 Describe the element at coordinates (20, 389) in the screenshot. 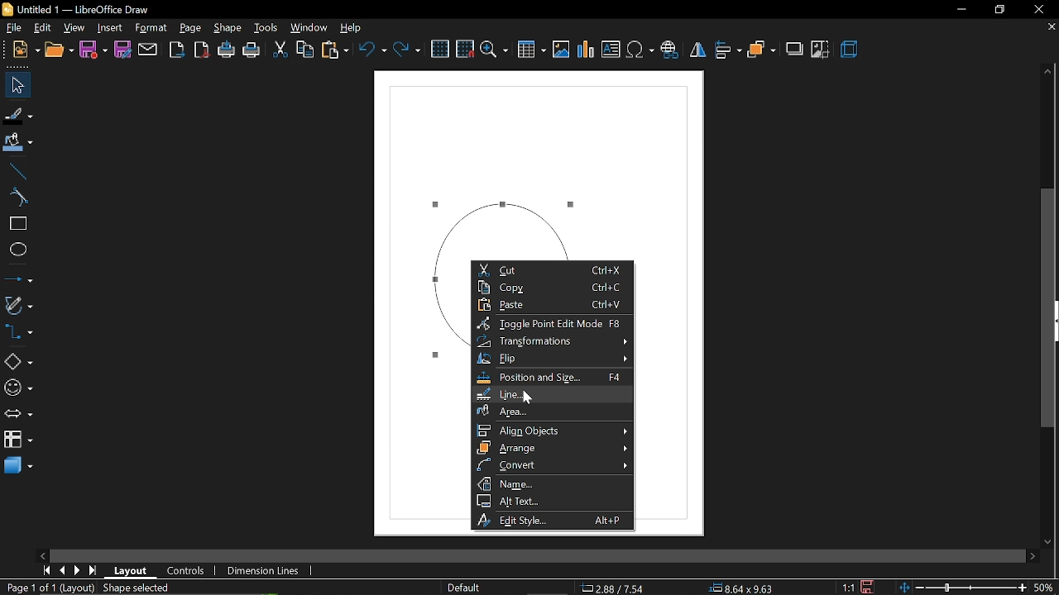

I see ` symbol shapes` at that location.